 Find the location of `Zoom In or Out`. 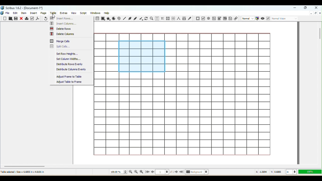

Zoom In or Out is located at coordinates (152, 18).